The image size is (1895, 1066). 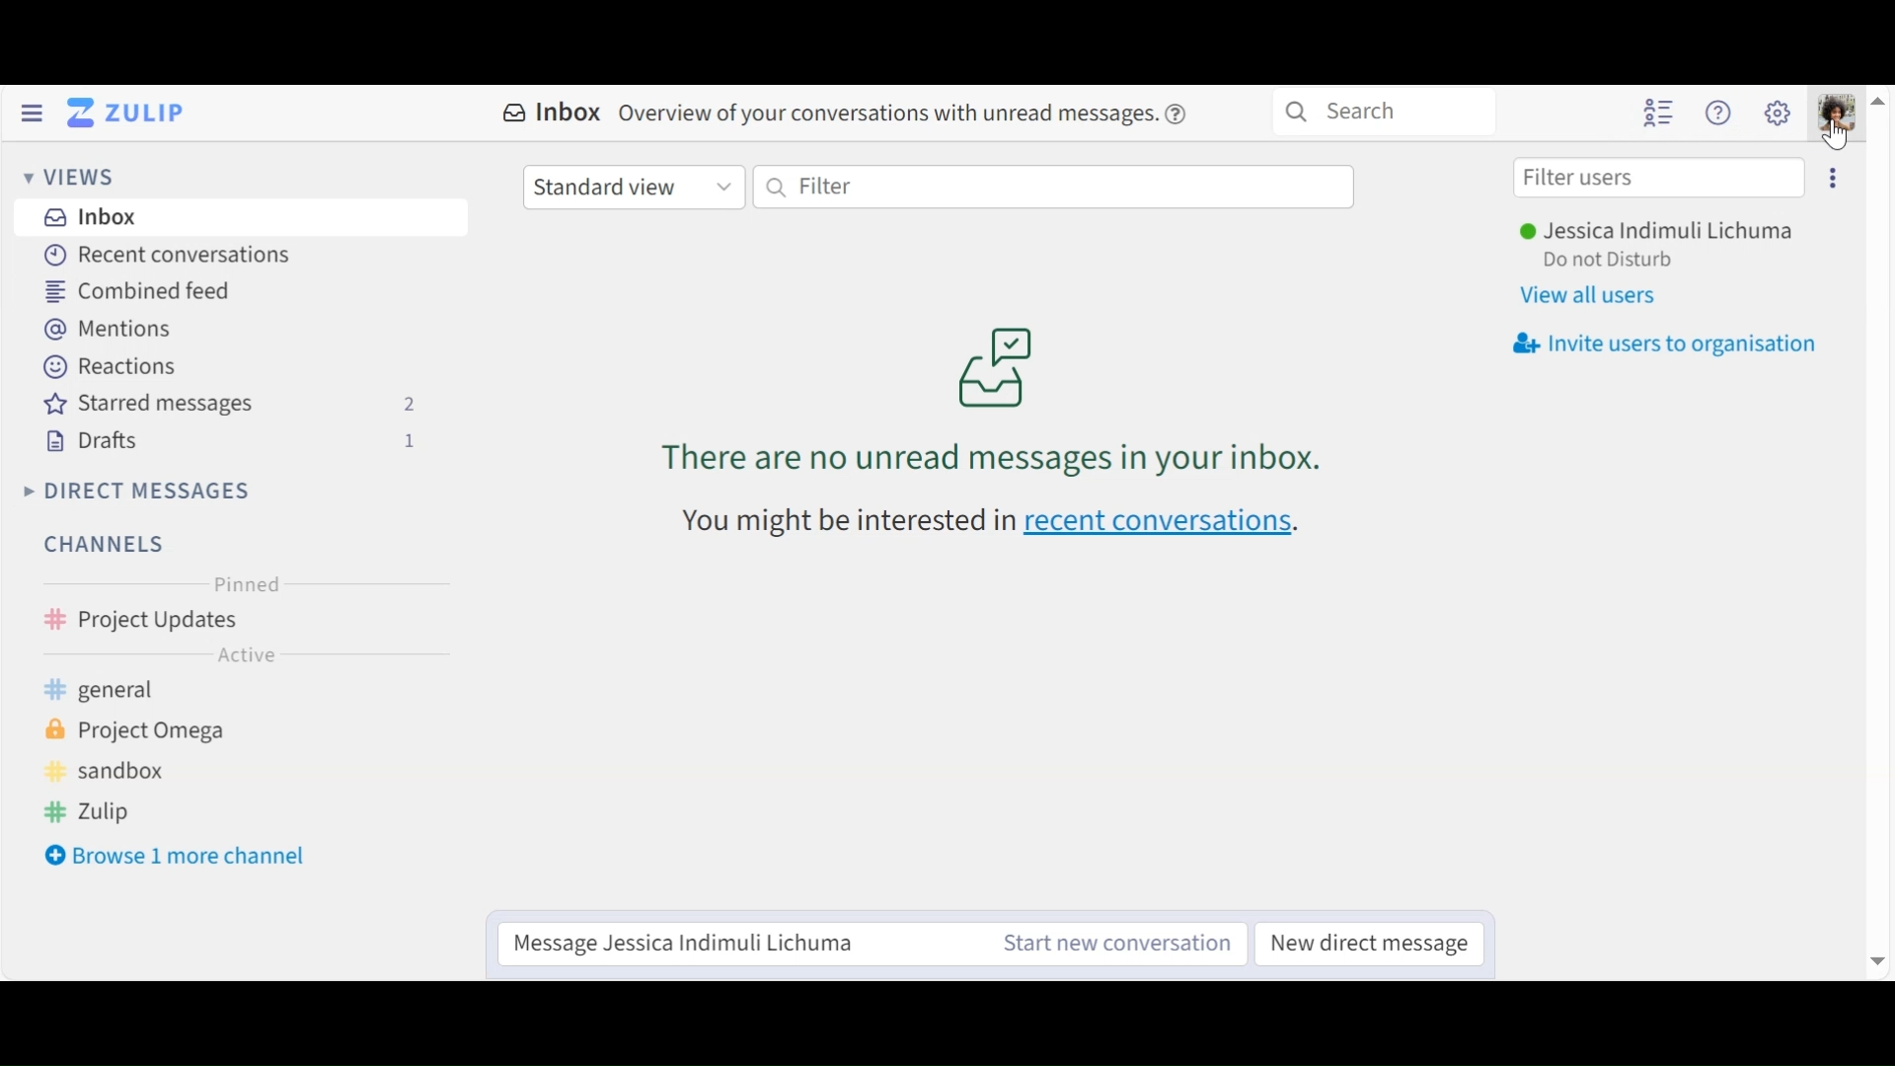 What do you see at coordinates (1660, 235) in the screenshot?
I see `Use` at bounding box center [1660, 235].